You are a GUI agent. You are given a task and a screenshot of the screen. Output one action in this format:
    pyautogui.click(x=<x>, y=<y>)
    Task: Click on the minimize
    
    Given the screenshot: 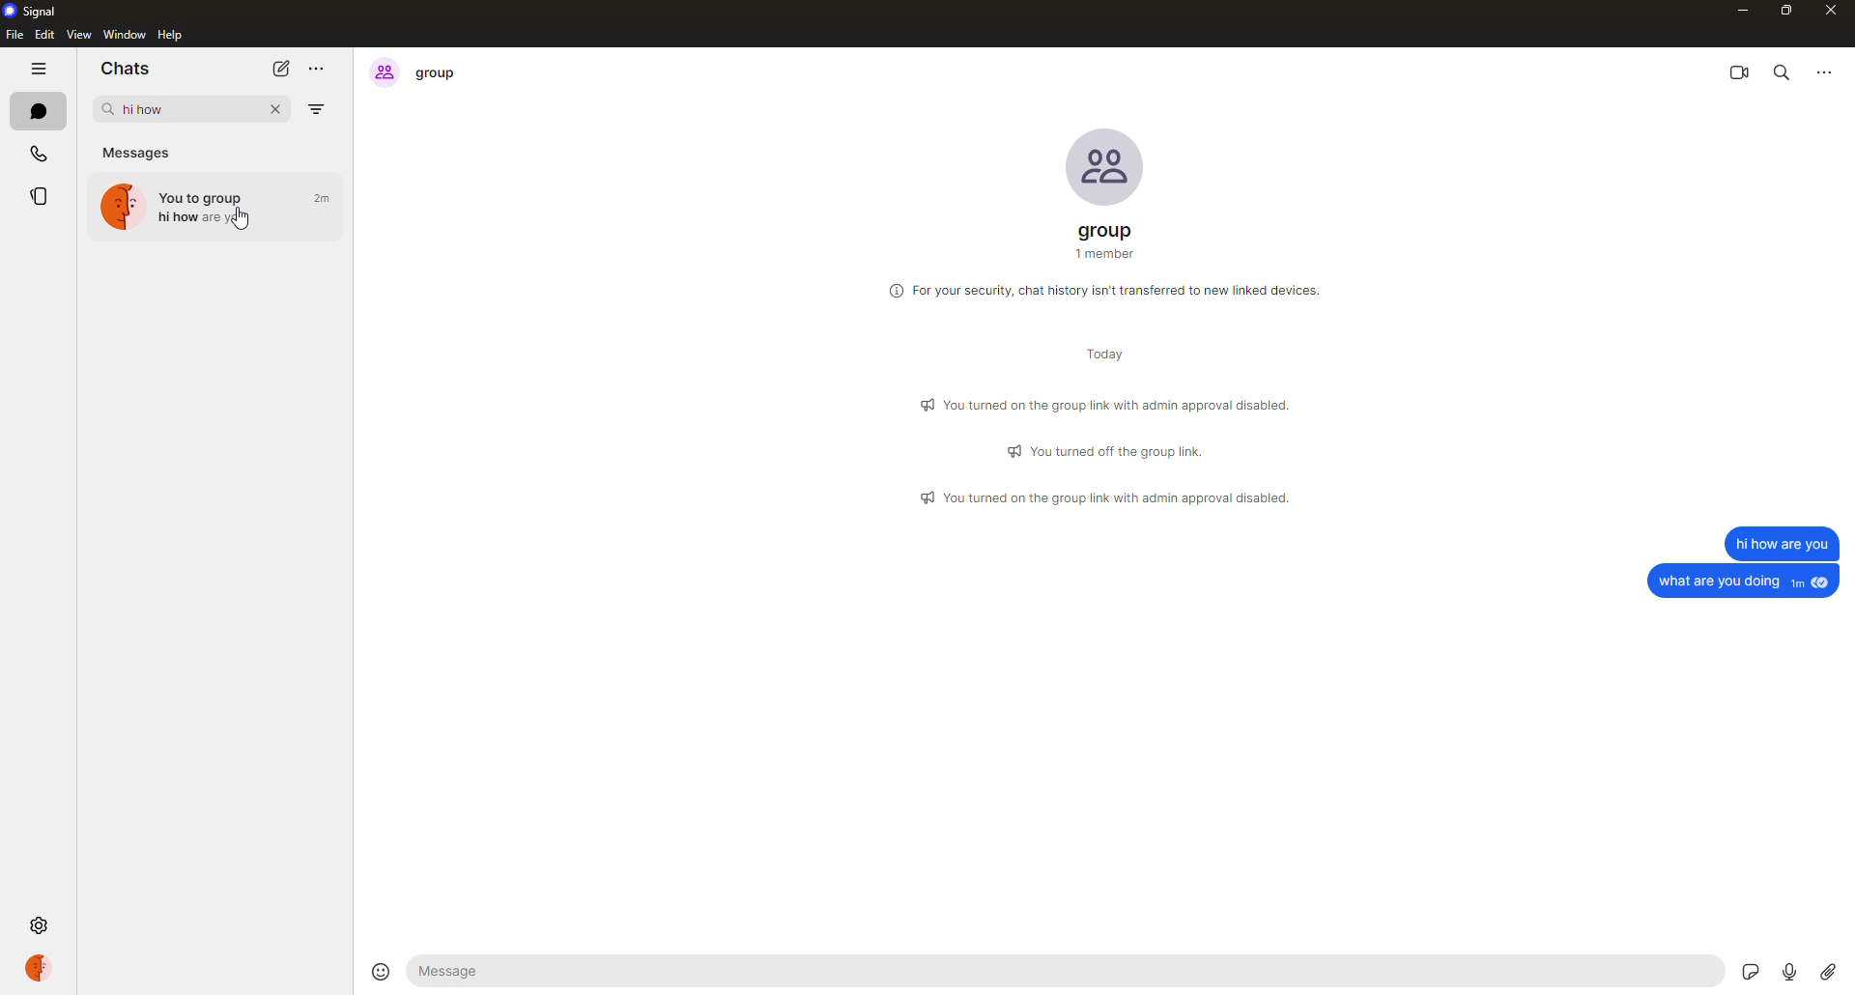 What is the action you would take?
    pyautogui.click(x=1737, y=10)
    